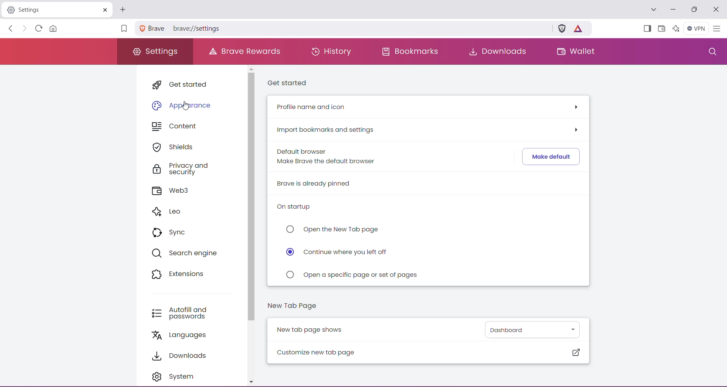 The height and width of the screenshot is (387, 727). Describe the element at coordinates (310, 329) in the screenshot. I see `New tab page shows` at that location.